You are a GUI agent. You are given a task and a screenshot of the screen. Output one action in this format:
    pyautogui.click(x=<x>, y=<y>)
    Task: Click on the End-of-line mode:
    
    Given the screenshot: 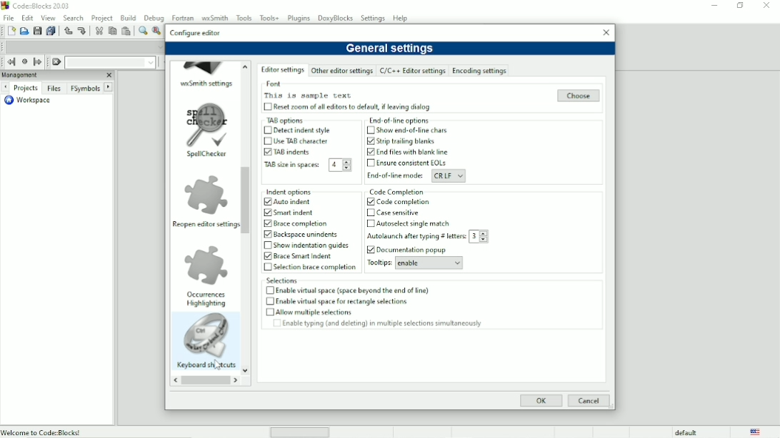 What is the action you would take?
    pyautogui.click(x=393, y=175)
    